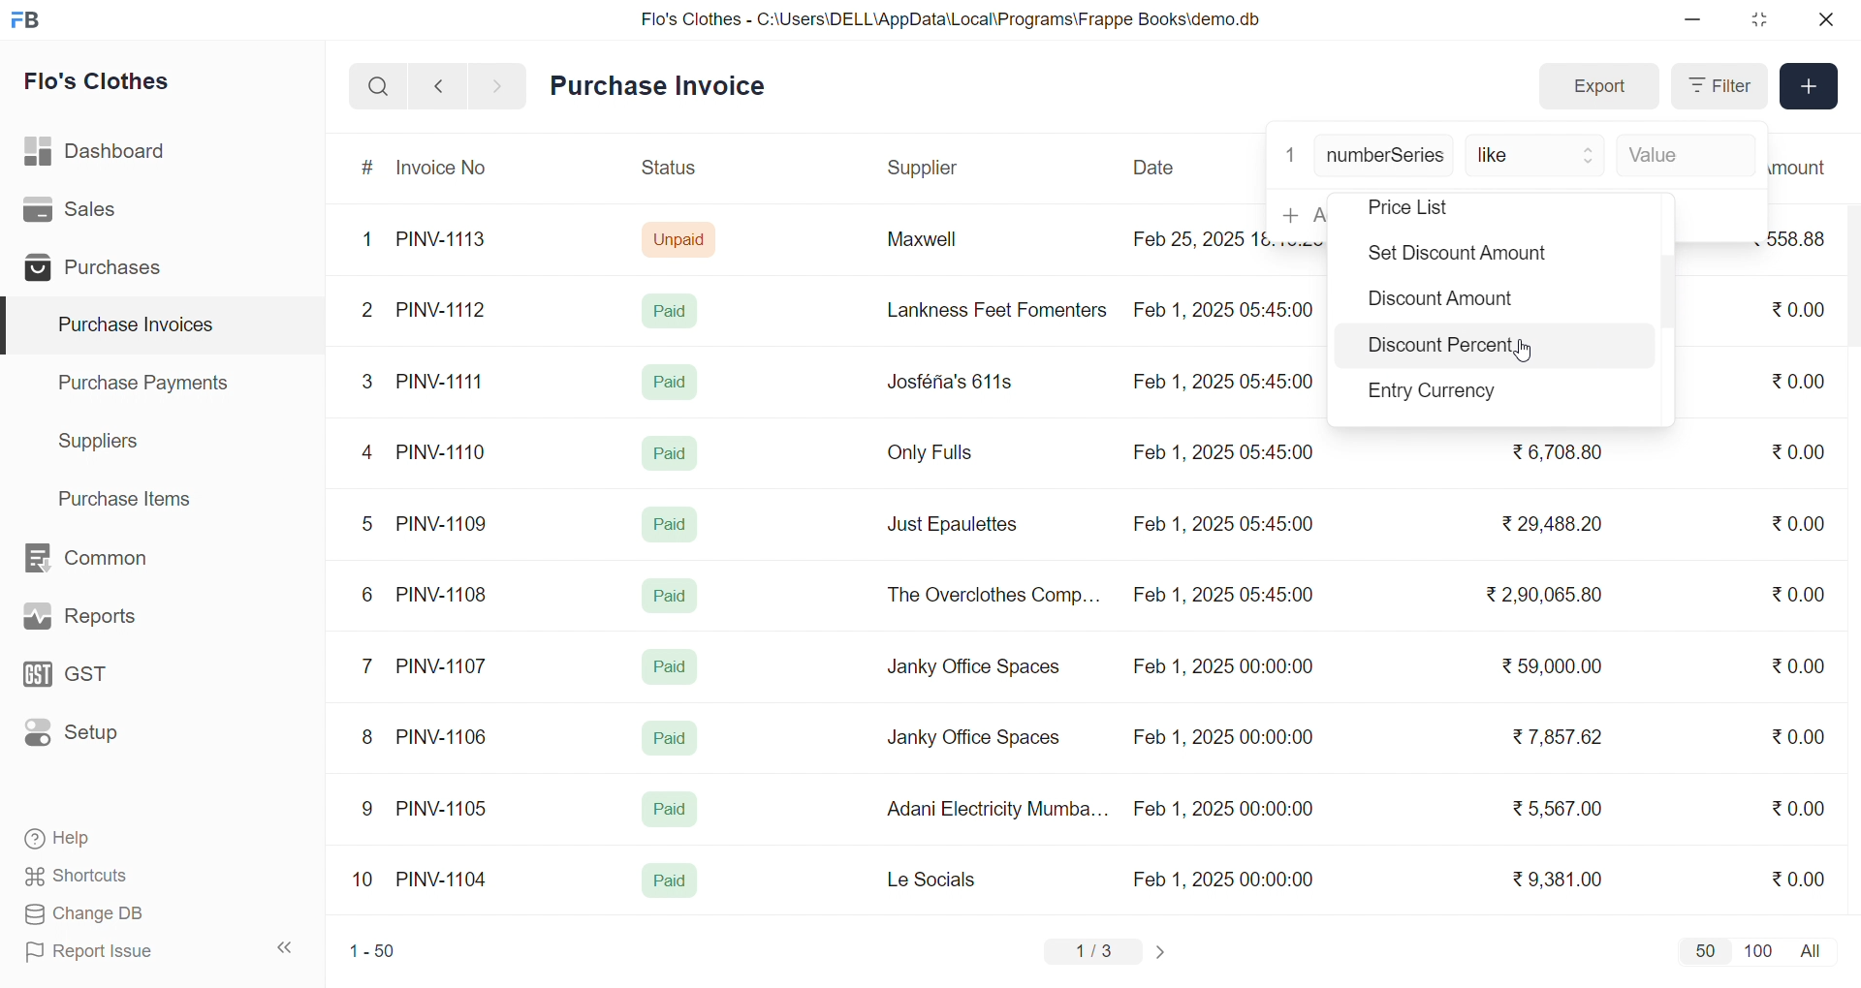 This screenshot has height=988, width=1861. I want to click on logo, so click(30, 21).